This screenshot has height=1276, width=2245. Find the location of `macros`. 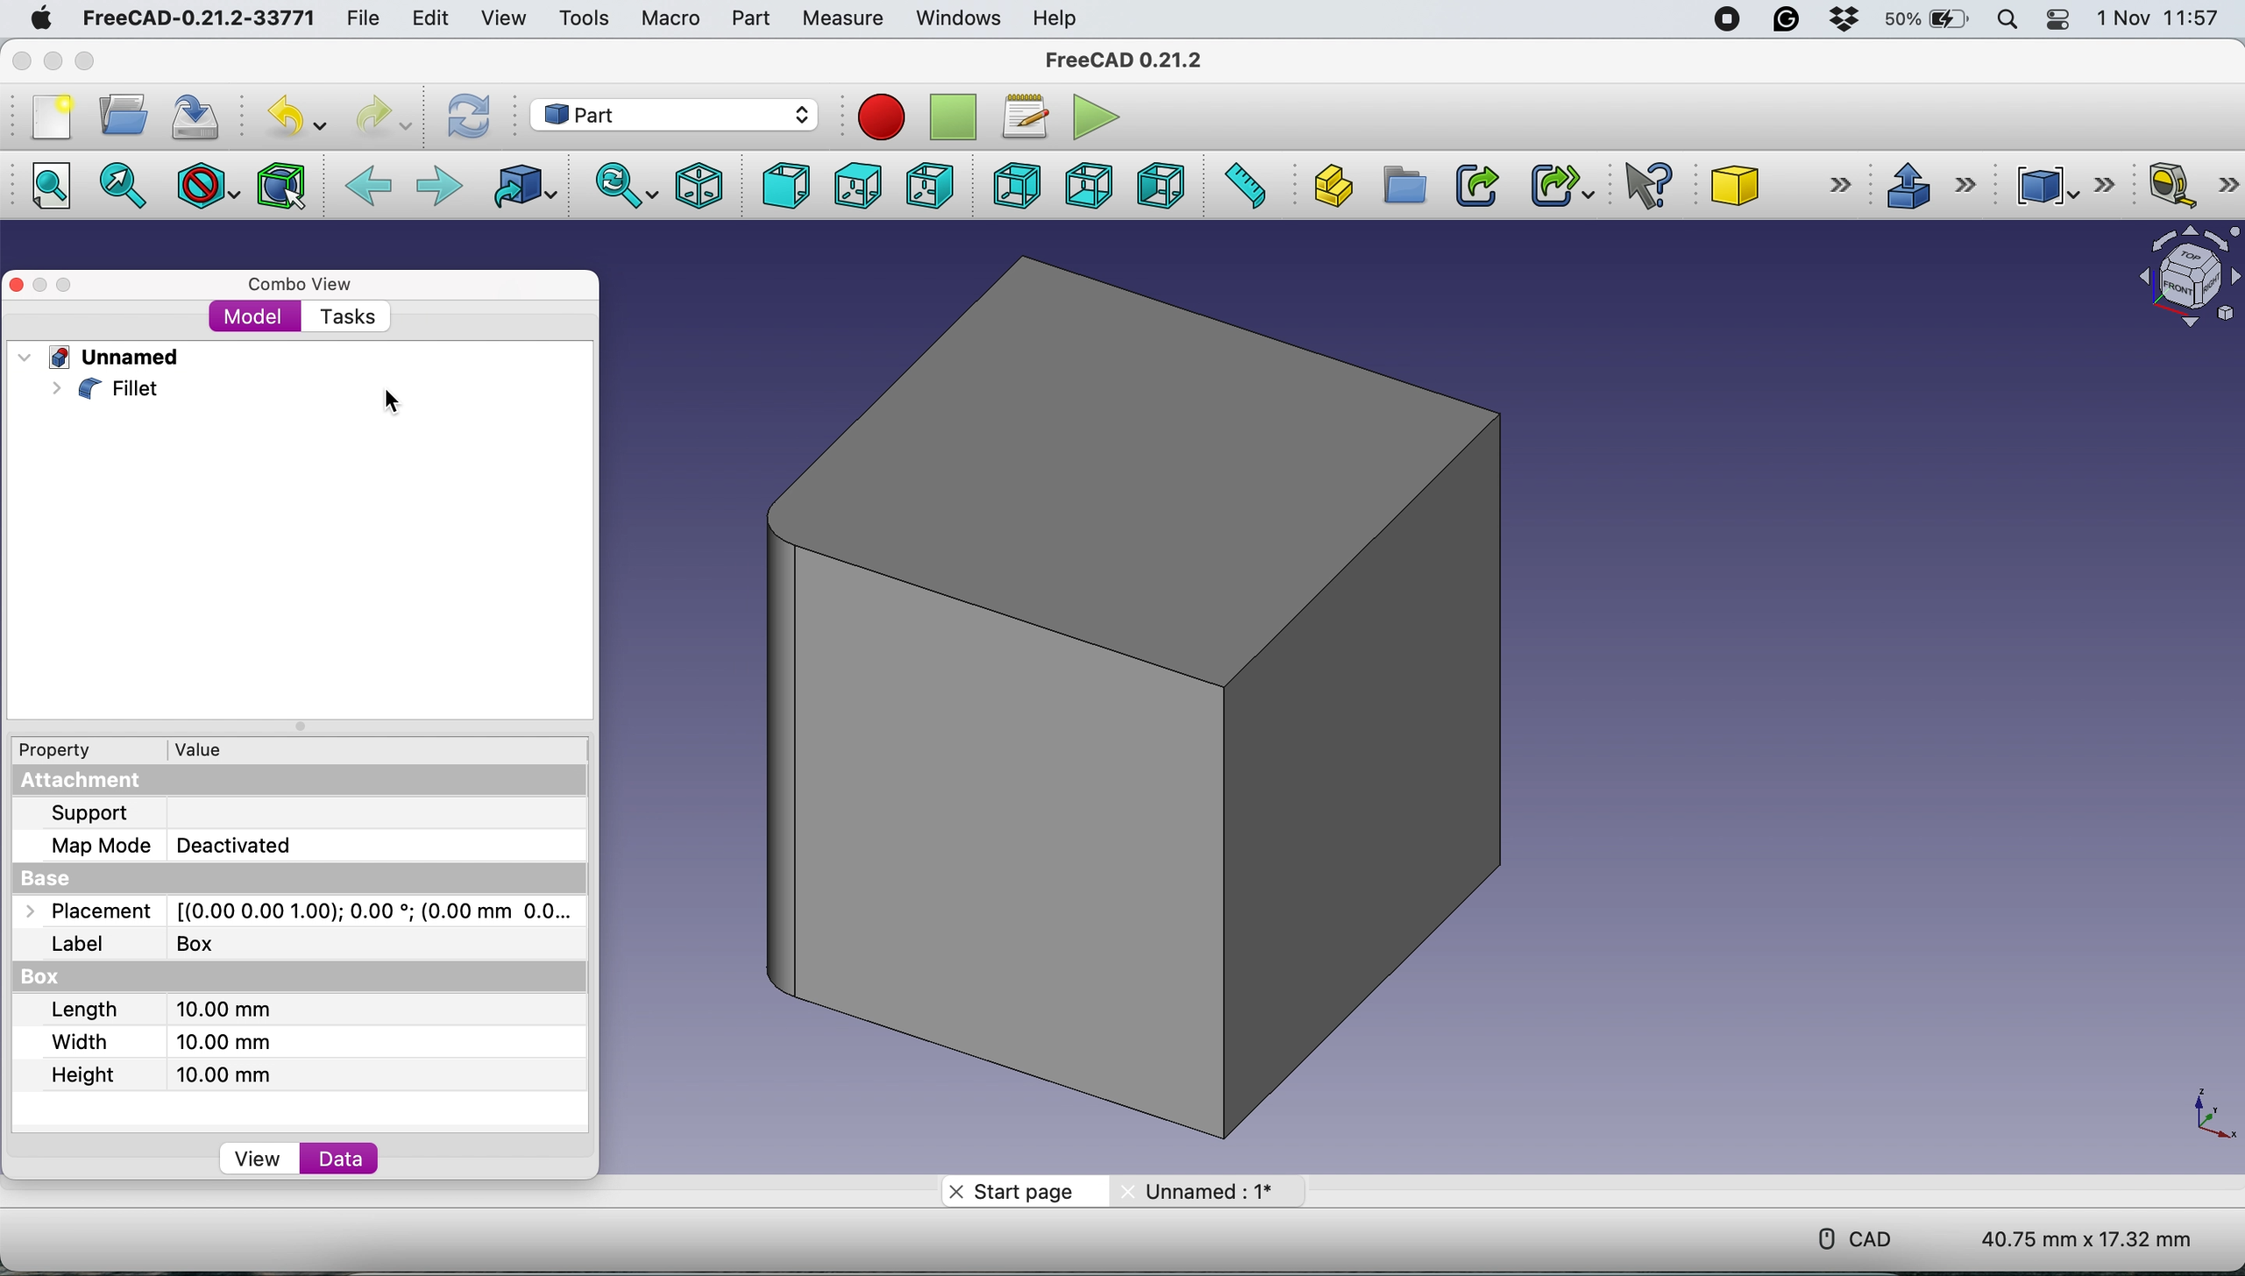

macros is located at coordinates (1022, 118).